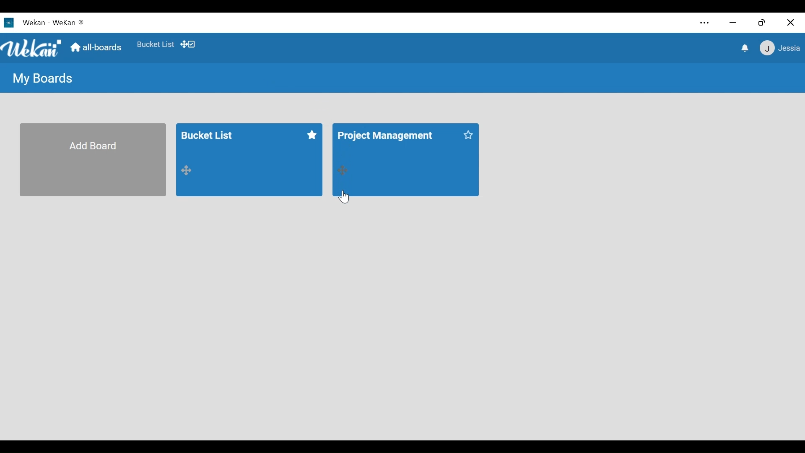 The height and width of the screenshot is (453, 805). I want to click on My Boards, so click(41, 79).